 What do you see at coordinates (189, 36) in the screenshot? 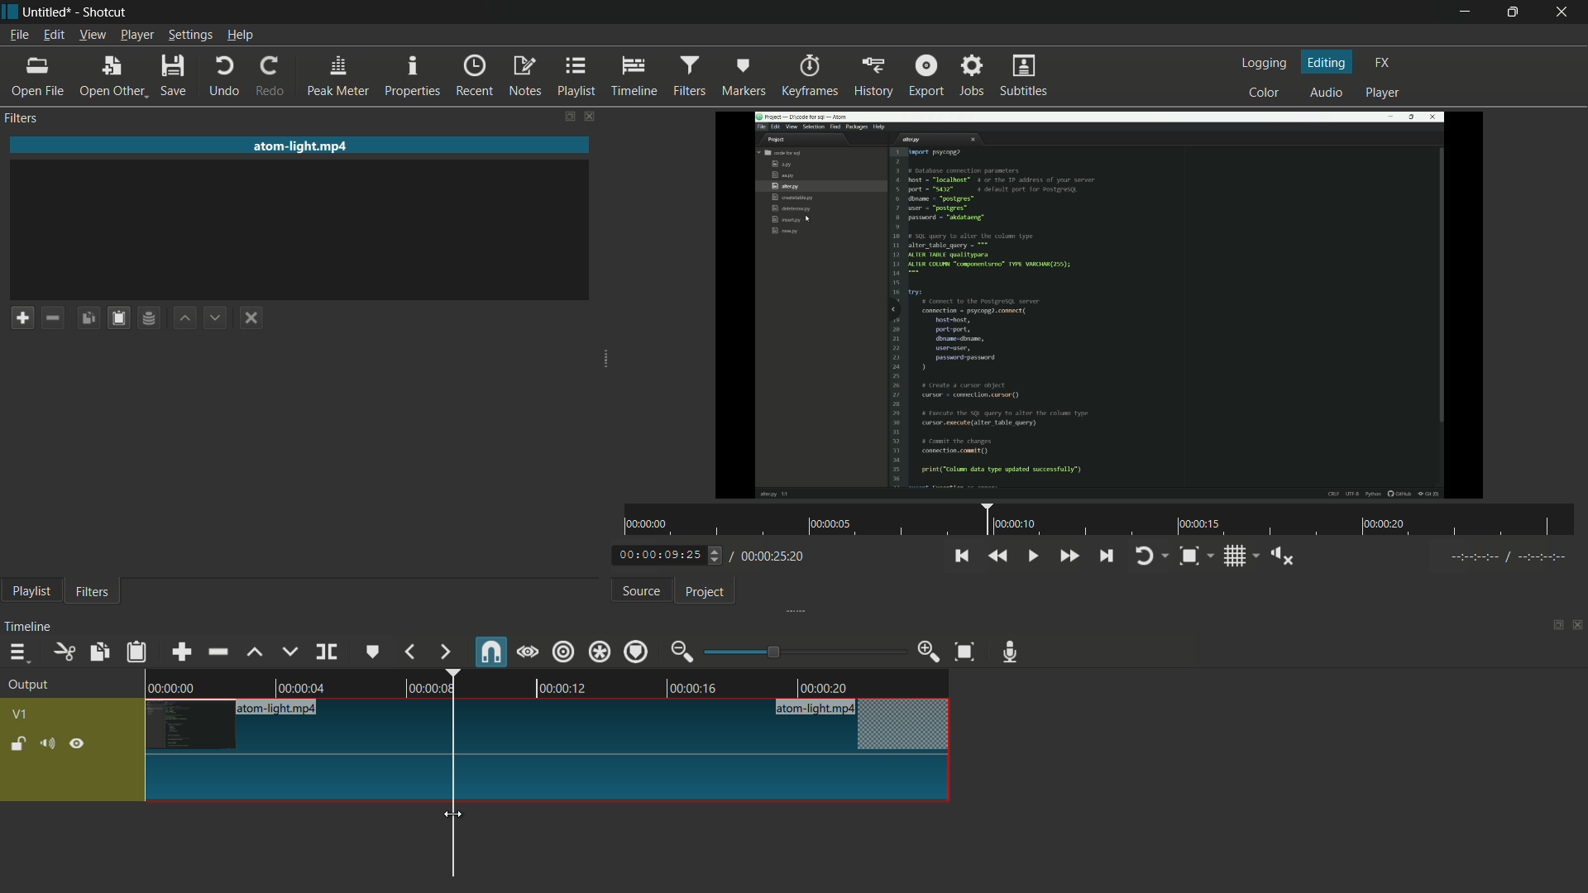
I see `settings menu` at bounding box center [189, 36].